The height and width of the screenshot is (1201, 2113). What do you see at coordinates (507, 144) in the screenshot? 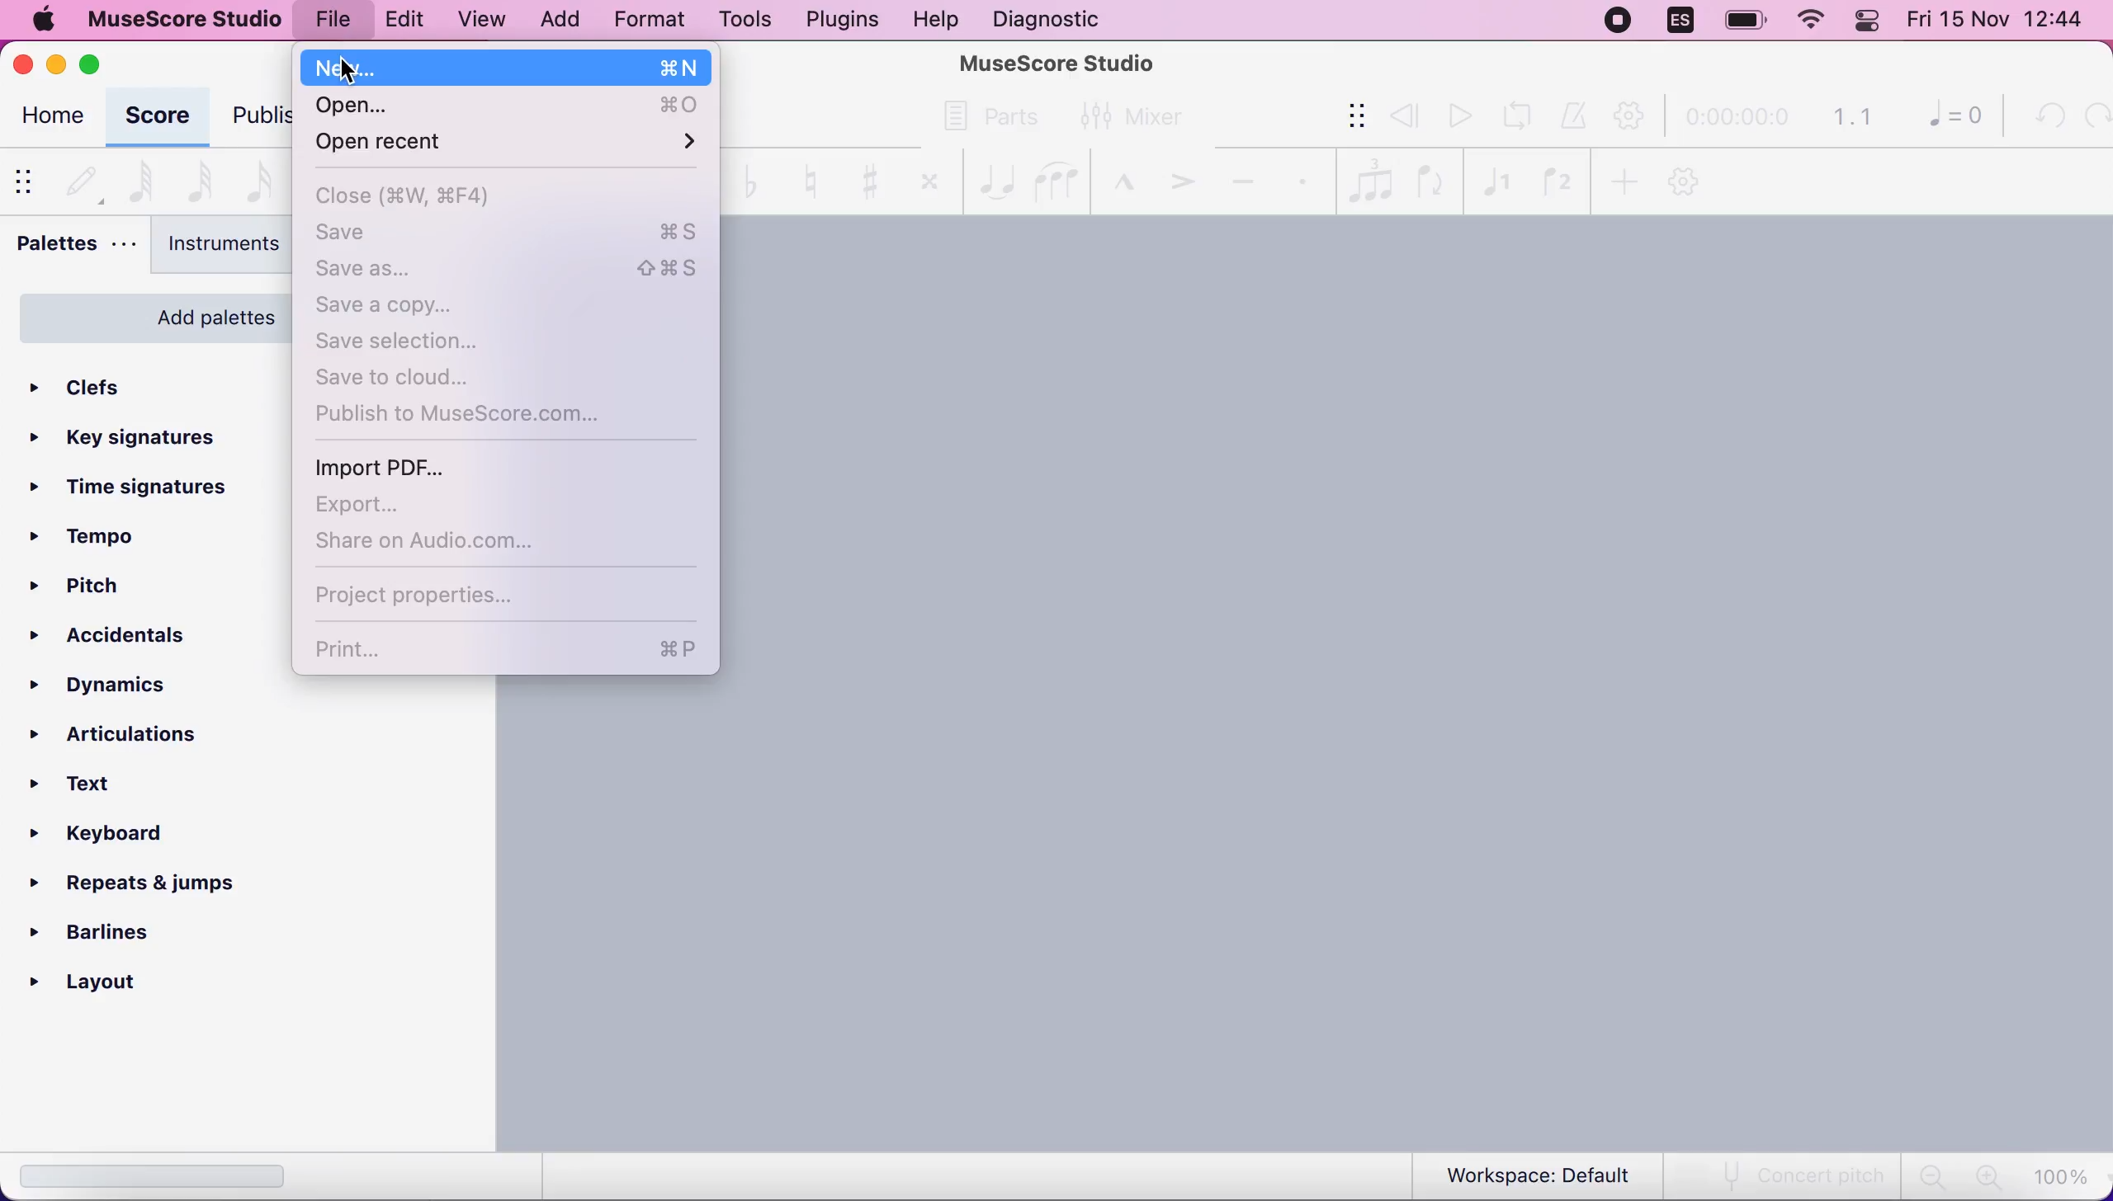
I see `open recent` at bounding box center [507, 144].